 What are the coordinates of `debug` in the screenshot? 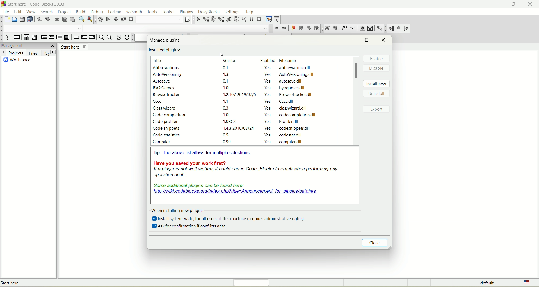 It's located at (197, 20).